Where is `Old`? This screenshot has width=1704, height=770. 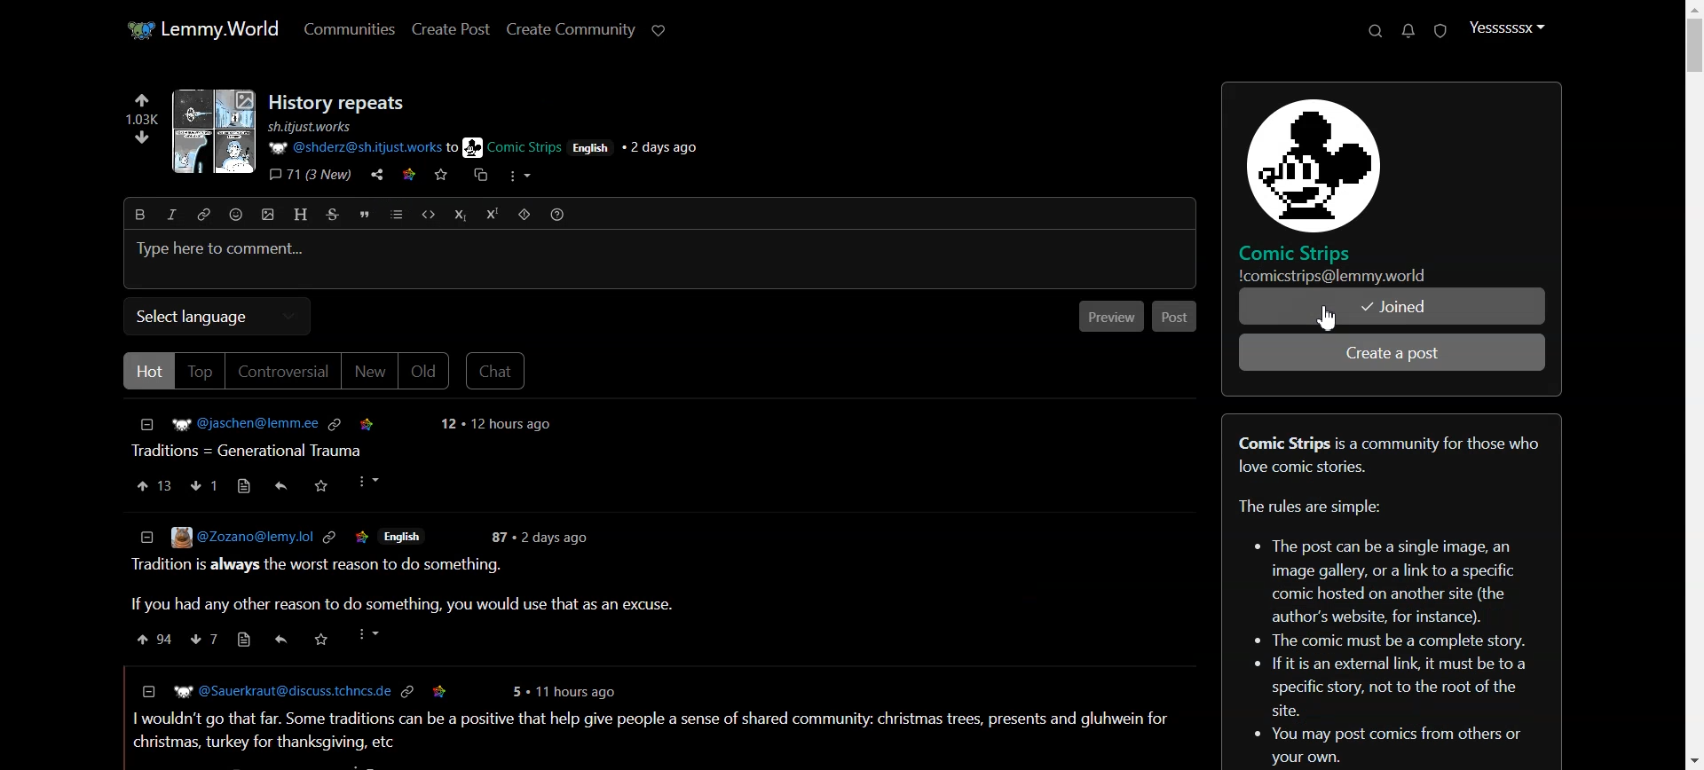 Old is located at coordinates (424, 371).